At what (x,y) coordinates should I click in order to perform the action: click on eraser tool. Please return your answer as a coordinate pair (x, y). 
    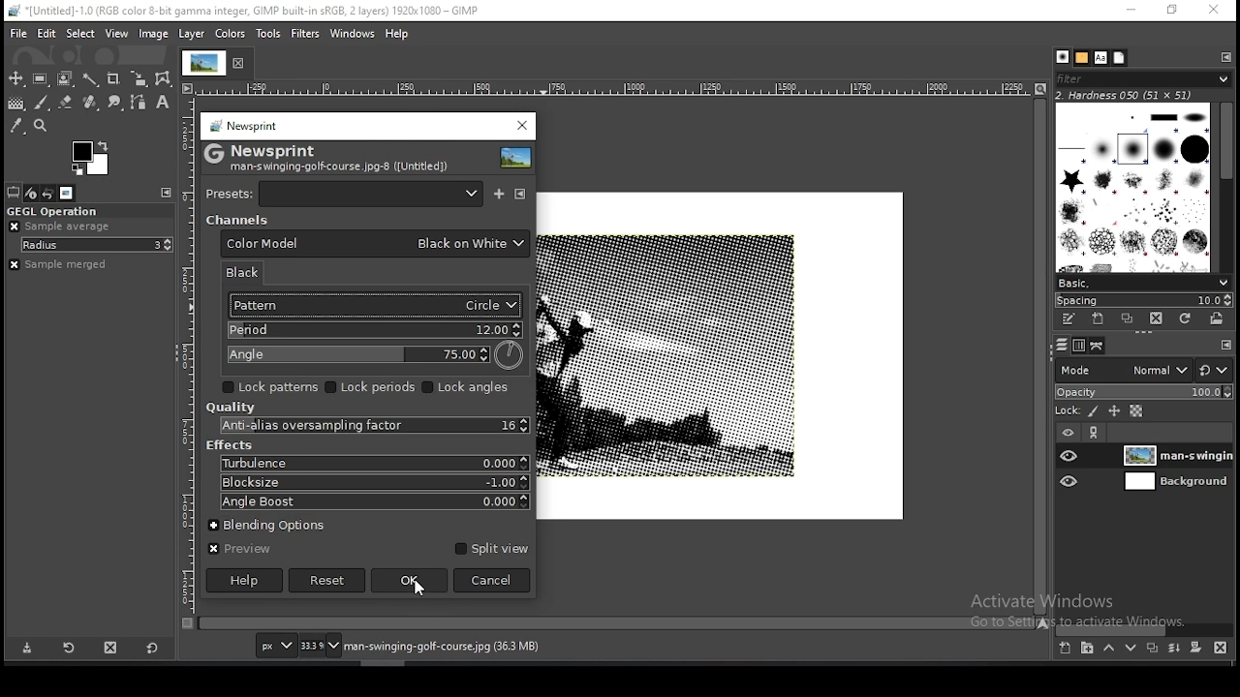
    Looking at the image, I should click on (66, 104).